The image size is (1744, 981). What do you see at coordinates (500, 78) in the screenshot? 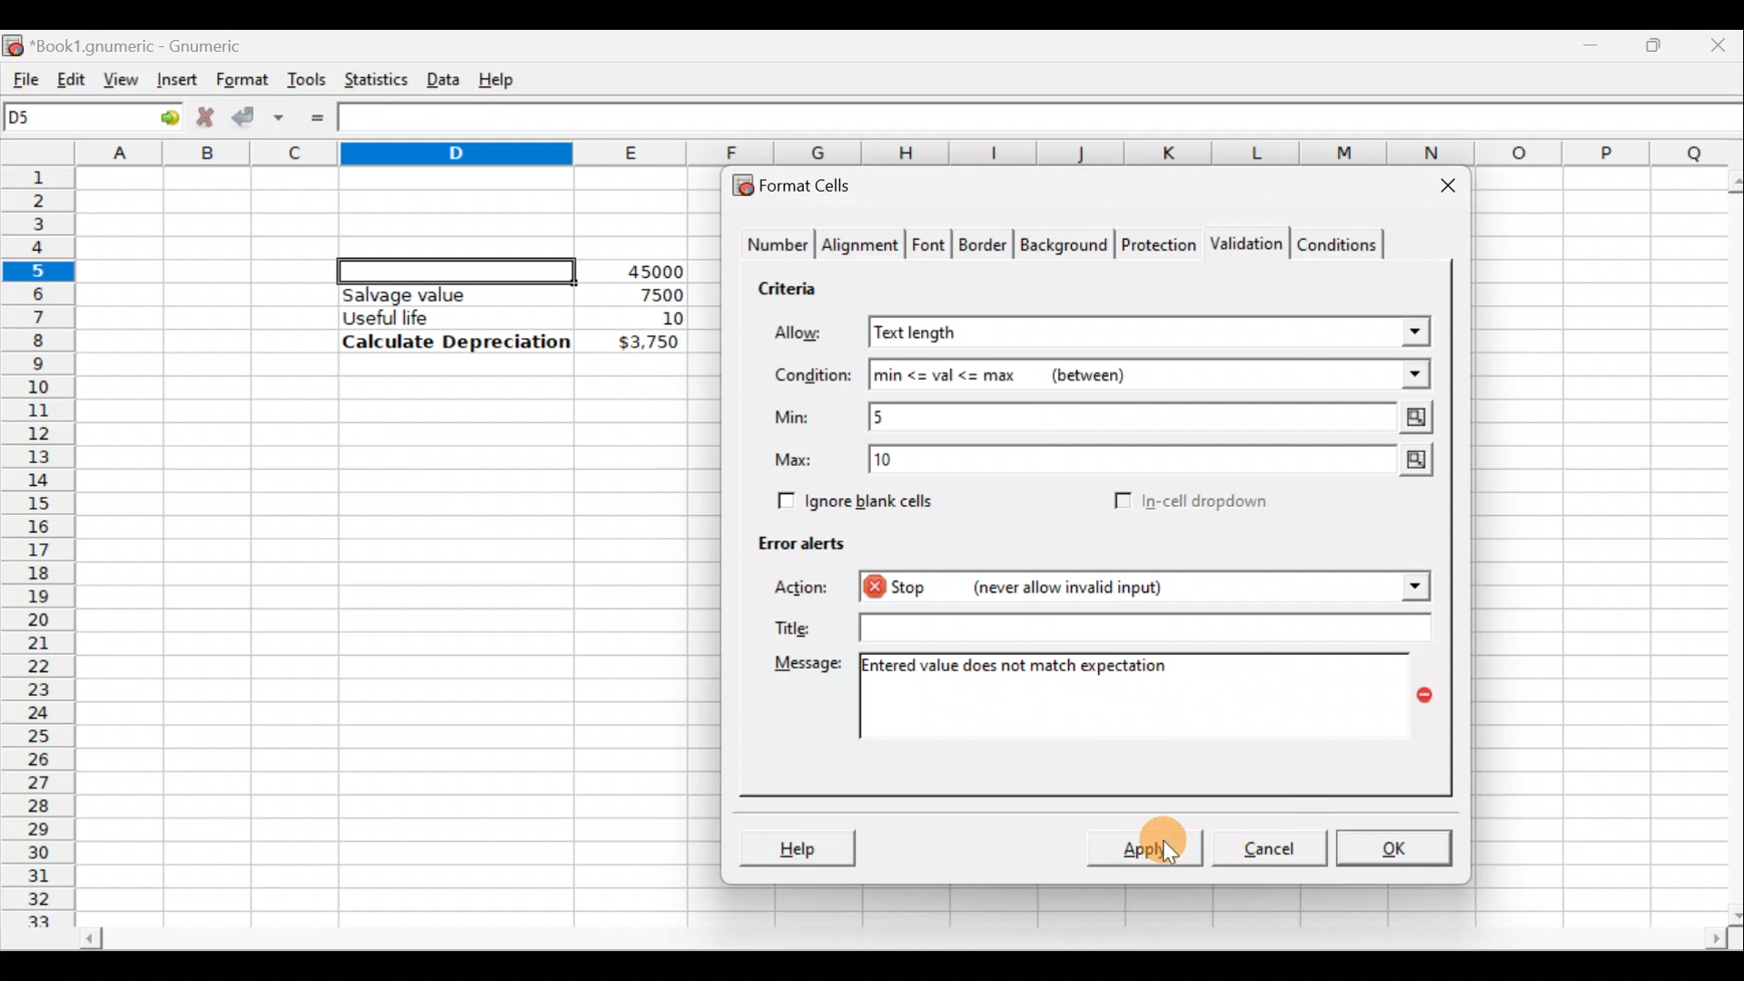
I see `Help` at bounding box center [500, 78].